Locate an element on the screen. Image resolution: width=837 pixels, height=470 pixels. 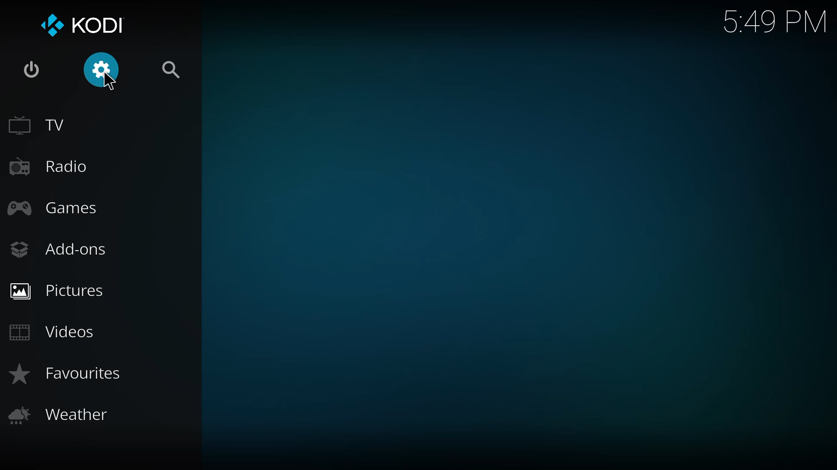
power is located at coordinates (33, 70).